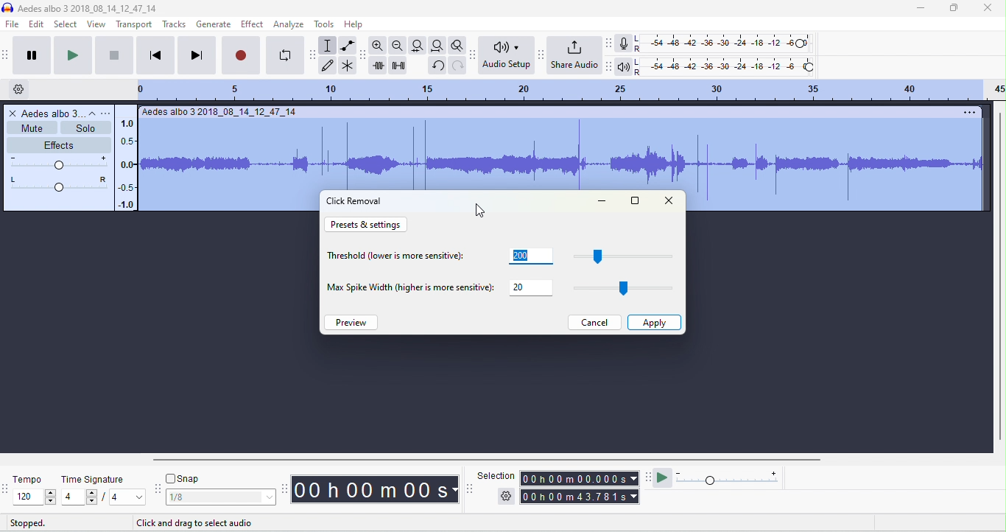 This screenshot has height=532, width=1006. What do you see at coordinates (213, 24) in the screenshot?
I see `generate` at bounding box center [213, 24].